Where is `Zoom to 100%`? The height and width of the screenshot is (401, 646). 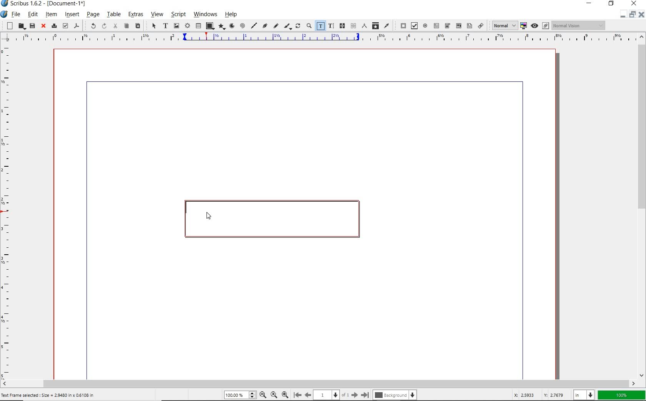
Zoom to 100% is located at coordinates (273, 394).